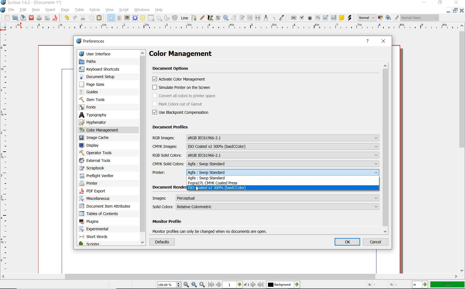 The image size is (465, 289). What do you see at coordinates (266, 207) in the screenshot?
I see `solid colors` at bounding box center [266, 207].